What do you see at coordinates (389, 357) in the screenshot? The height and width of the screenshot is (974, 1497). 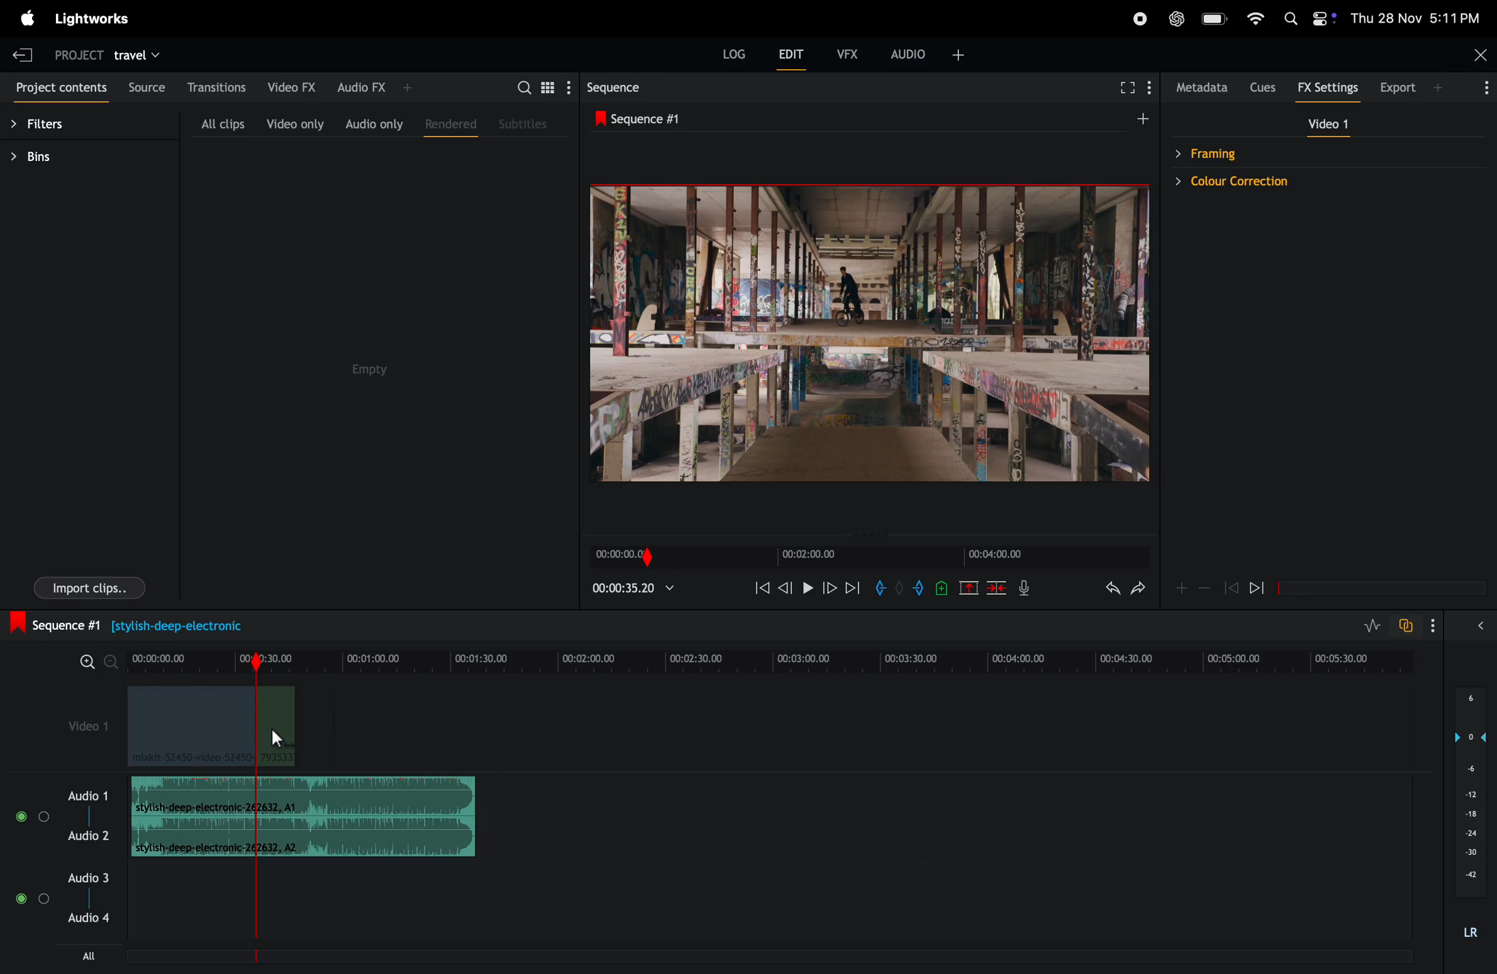 I see `Empty` at bounding box center [389, 357].